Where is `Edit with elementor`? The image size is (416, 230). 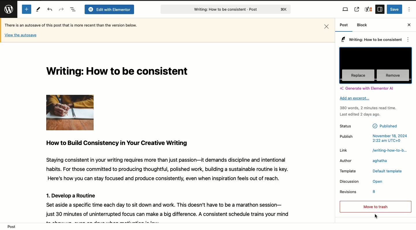 Edit with elementor is located at coordinates (109, 10).